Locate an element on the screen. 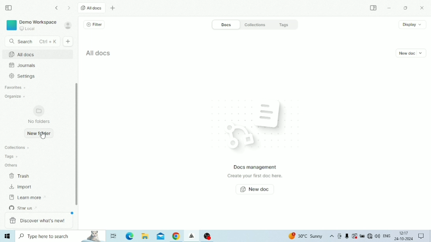 Image resolution: width=431 pixels, height=242 pixels. Display is located at coordinates (412, 25).